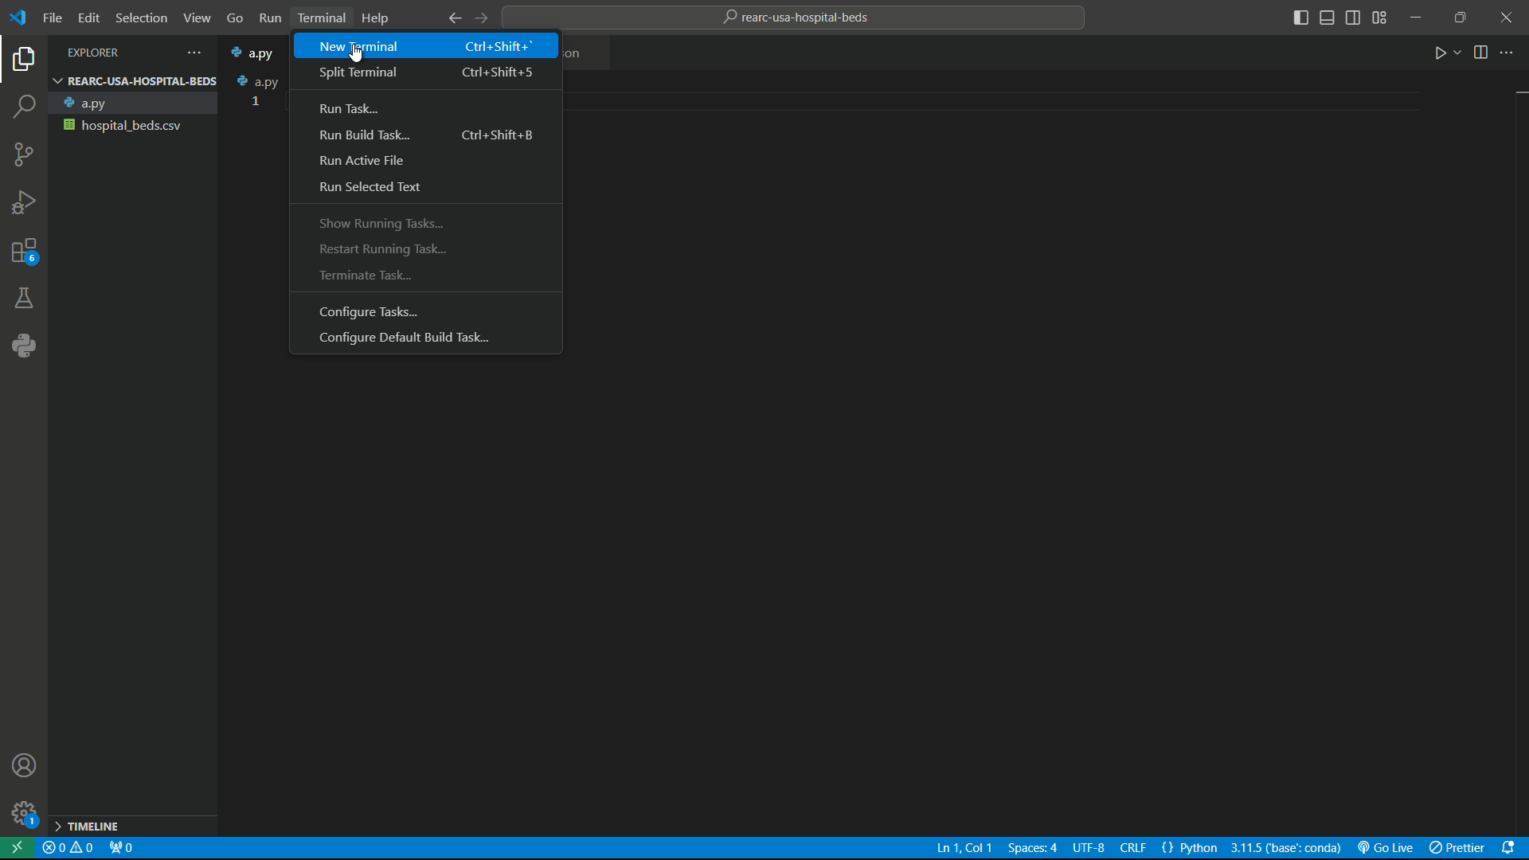 Image resolution: width=1529 pixels, height=860 pixels. Describe the element at coordinates (357, 53) in the screenshot. I see `cursor` at that location.